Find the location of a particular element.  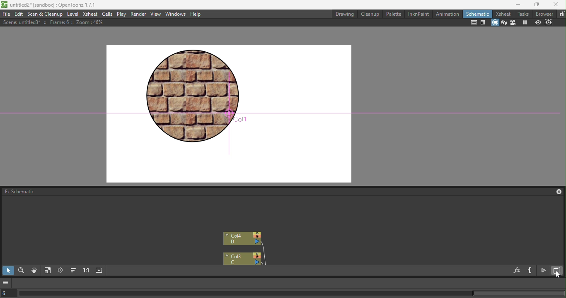

Maximize nodes is located at coordinates (99, 271).